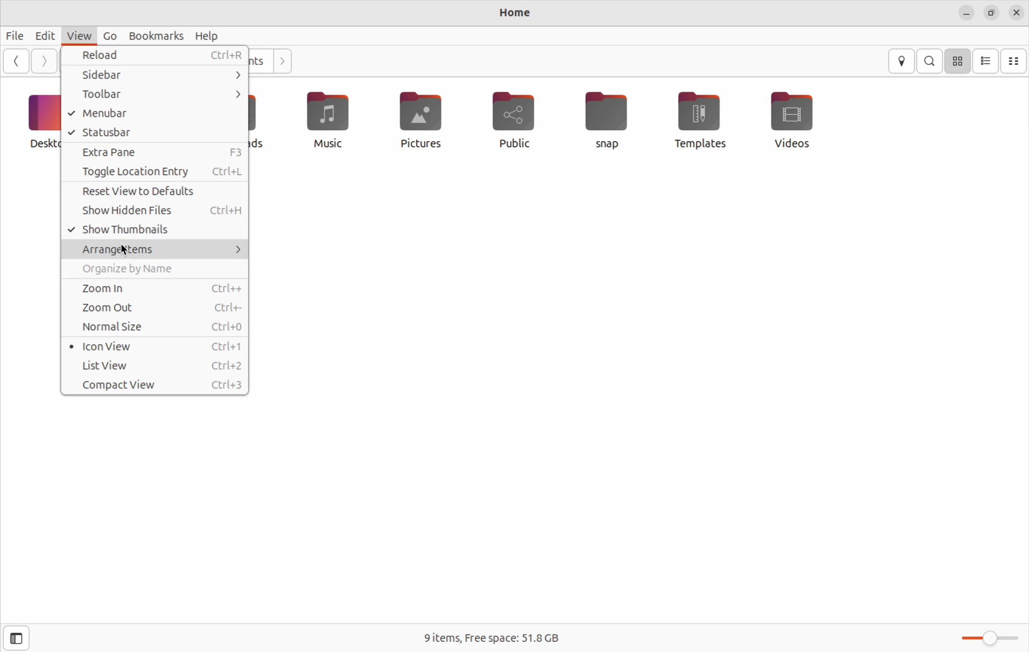 This screenshot has width=1029, height=652. What do you see at coordinates (155, 133) in the screenshot?
I see `stautsbar` at bounding box center [155, 133].